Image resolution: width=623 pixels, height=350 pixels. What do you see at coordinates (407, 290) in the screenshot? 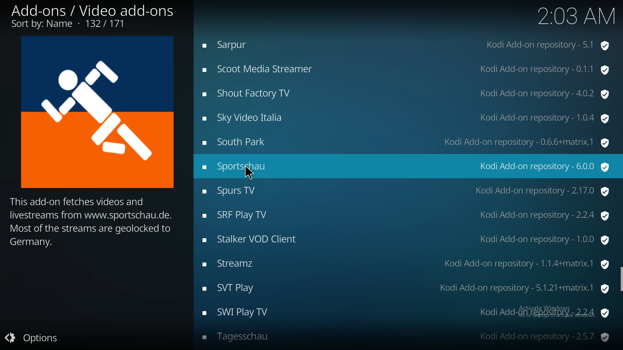
I see `svt play` at bounding box center [407, 290].